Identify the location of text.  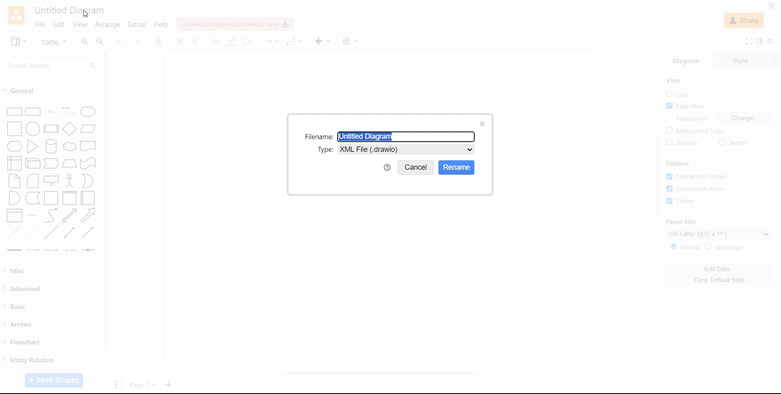
(318, 137).